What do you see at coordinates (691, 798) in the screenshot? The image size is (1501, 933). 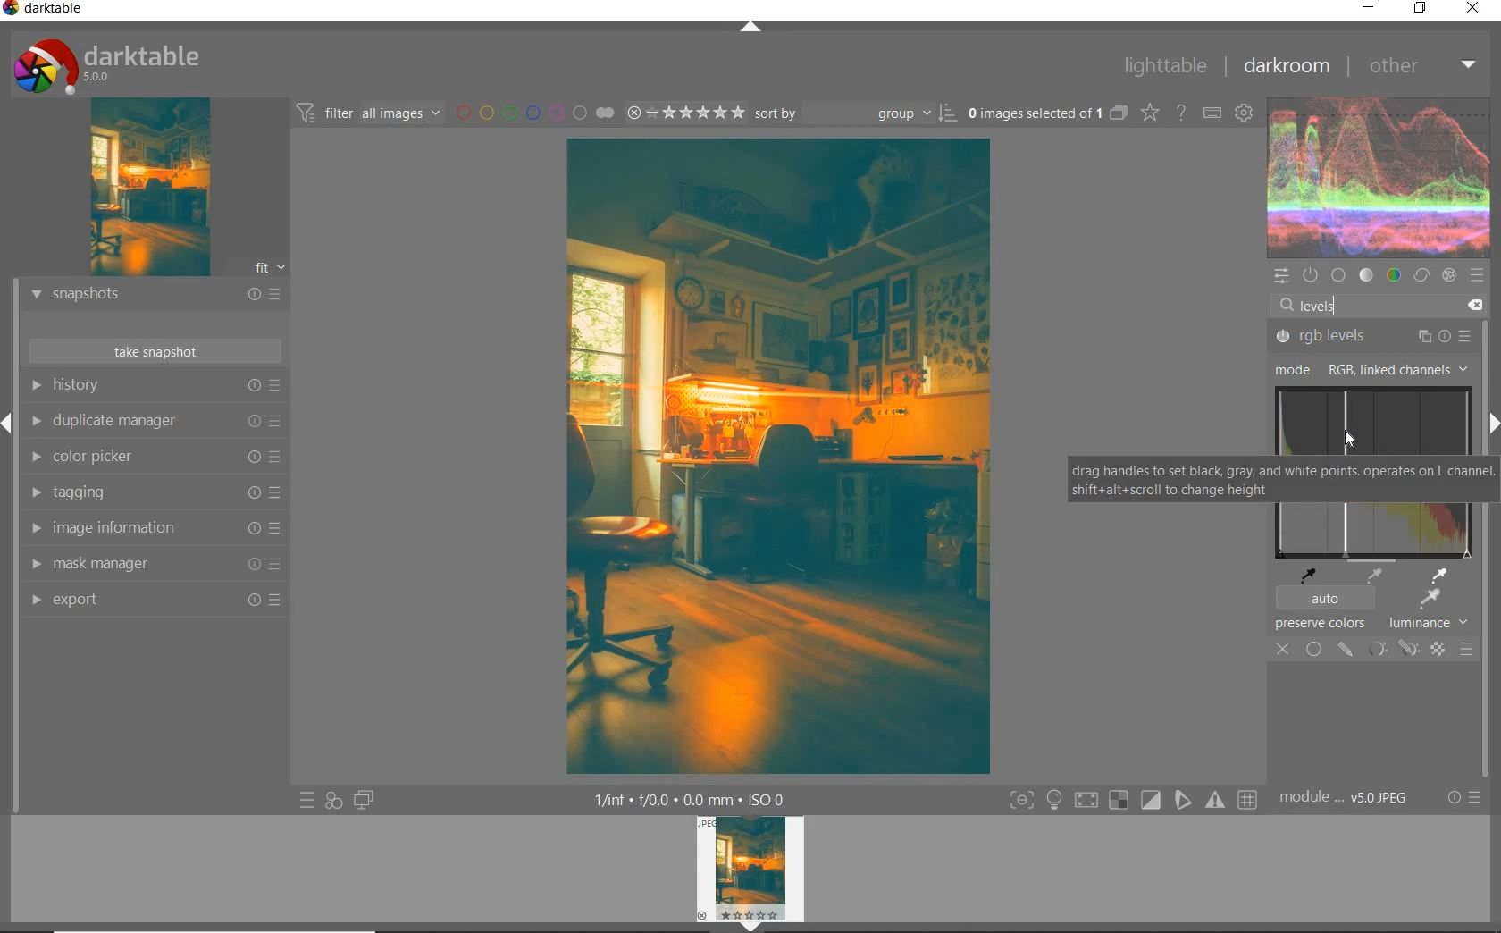 I see `other display information` at bounding box center [691, 798].